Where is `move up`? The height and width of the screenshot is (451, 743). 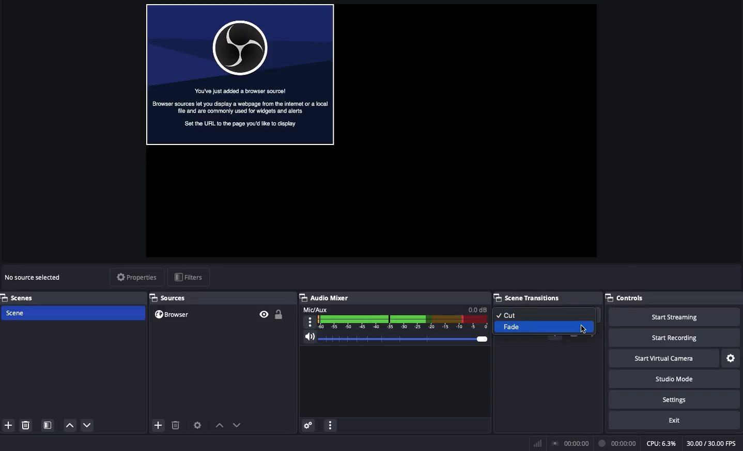 move up is located at coordinates (221, 426).